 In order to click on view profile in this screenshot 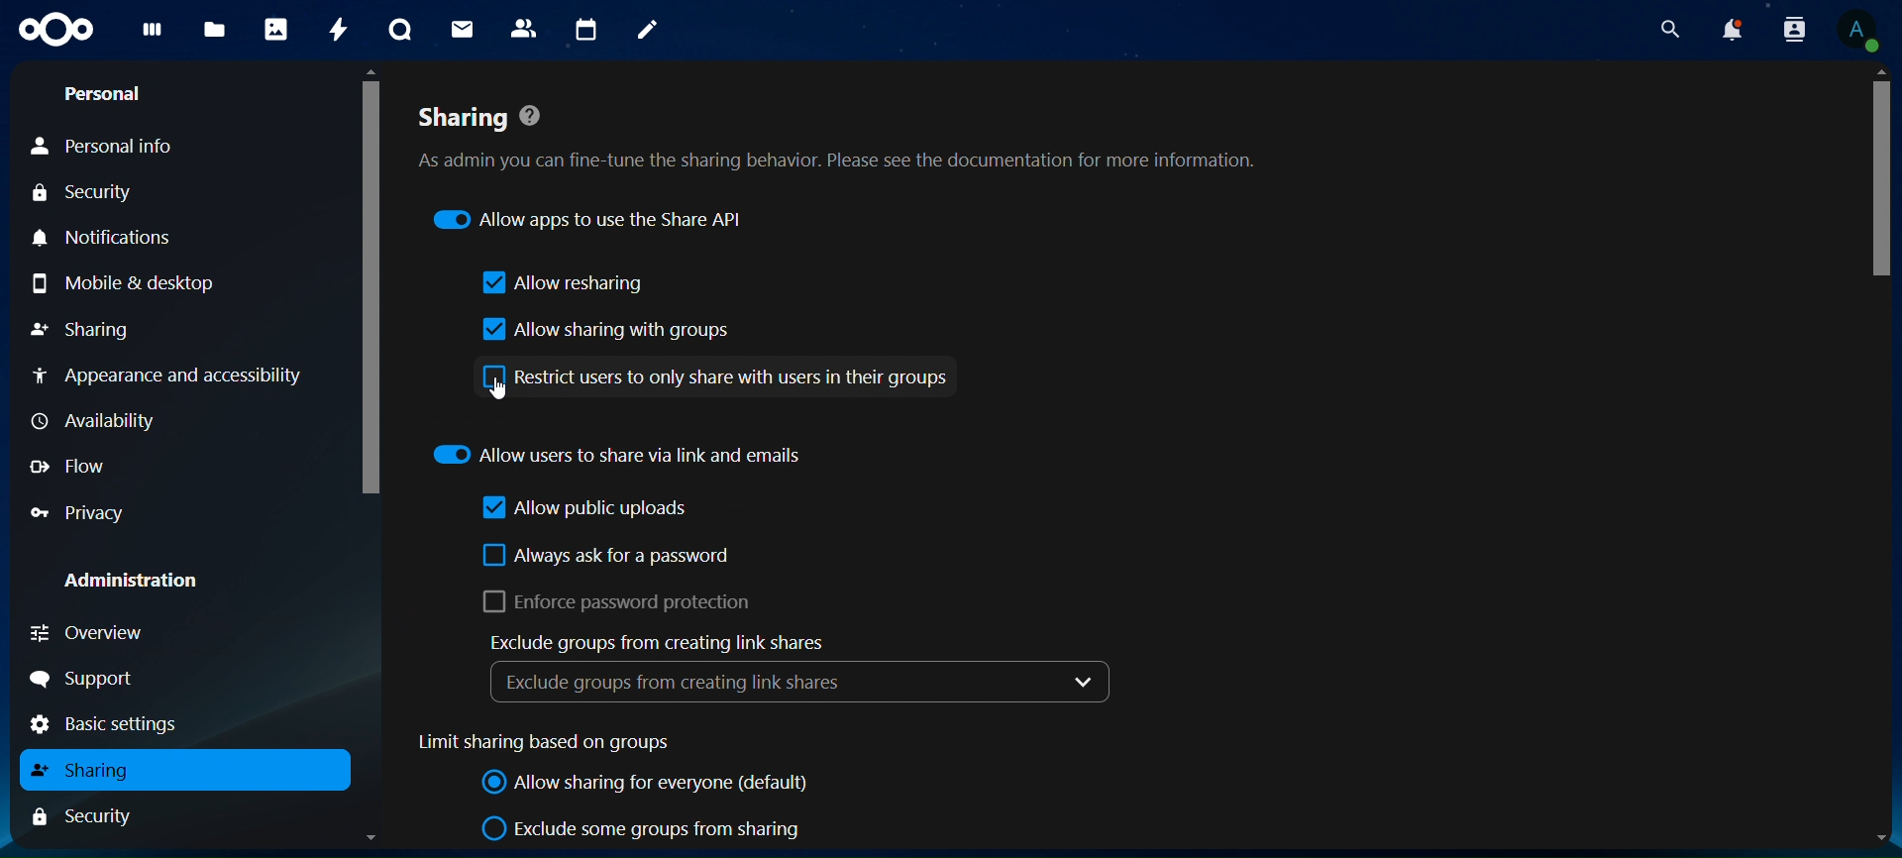, I will do `click(1870, 33)`.